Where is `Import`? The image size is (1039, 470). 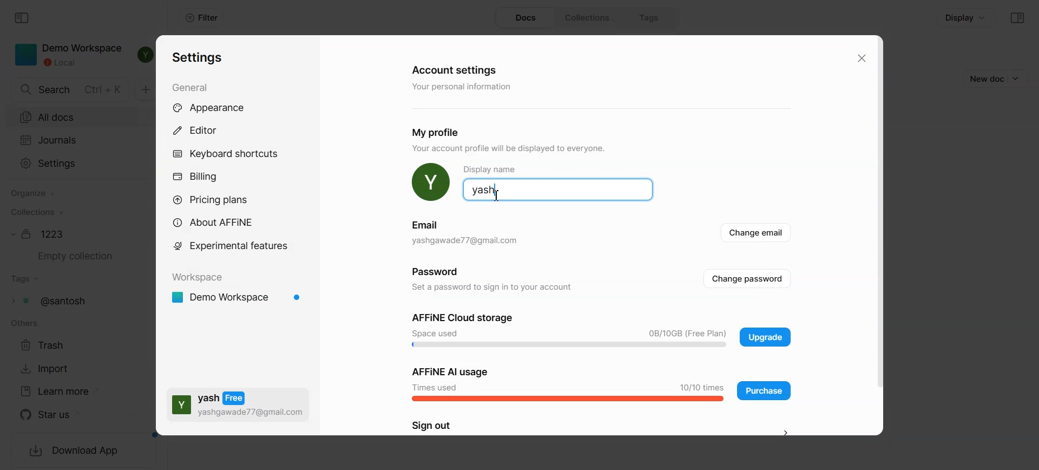
Import is located at coordinates (50, 368).